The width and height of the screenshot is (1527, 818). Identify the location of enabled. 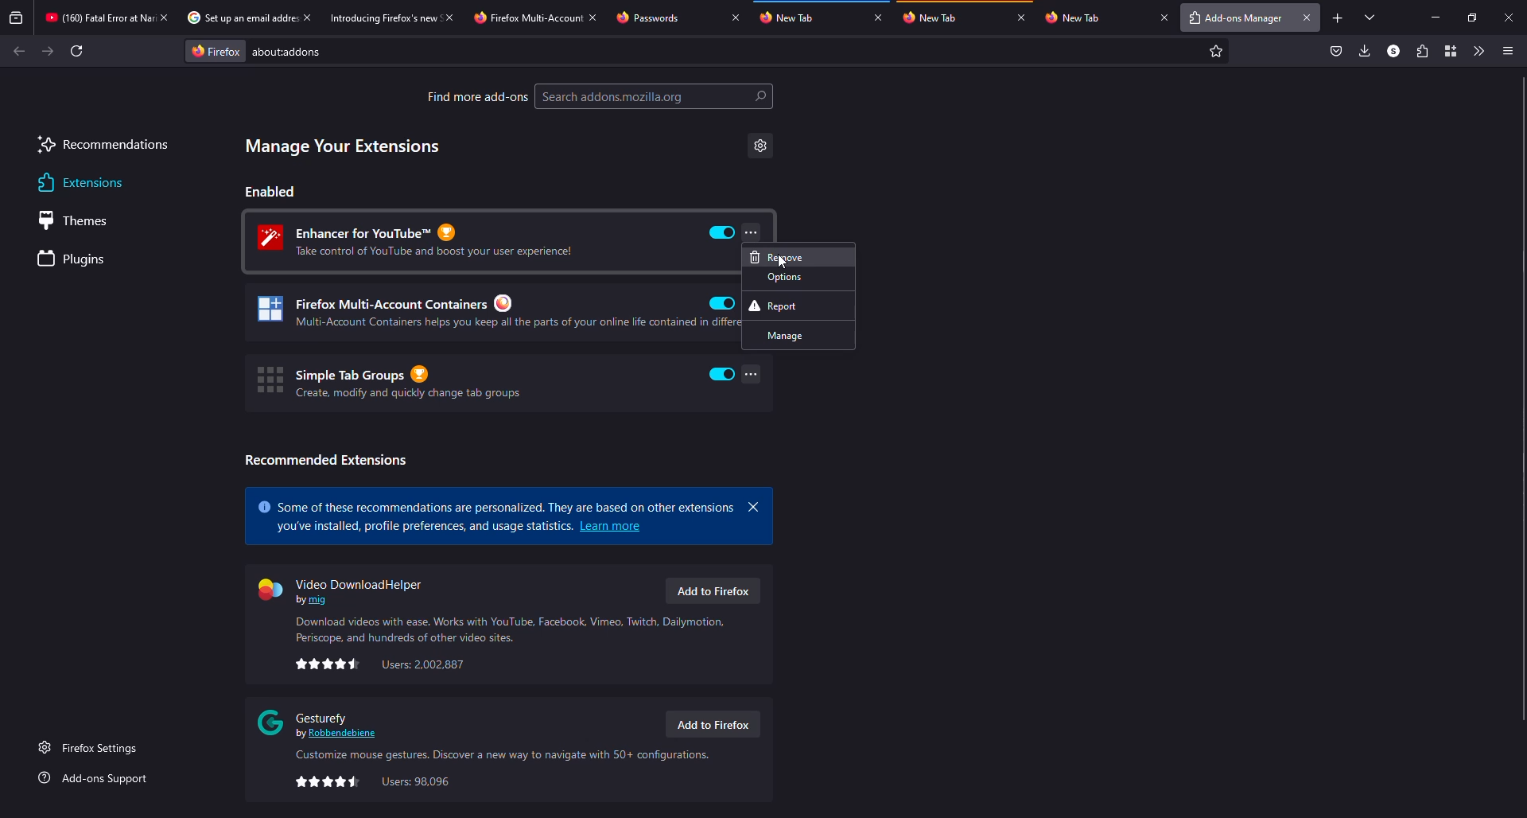
(722, 303).